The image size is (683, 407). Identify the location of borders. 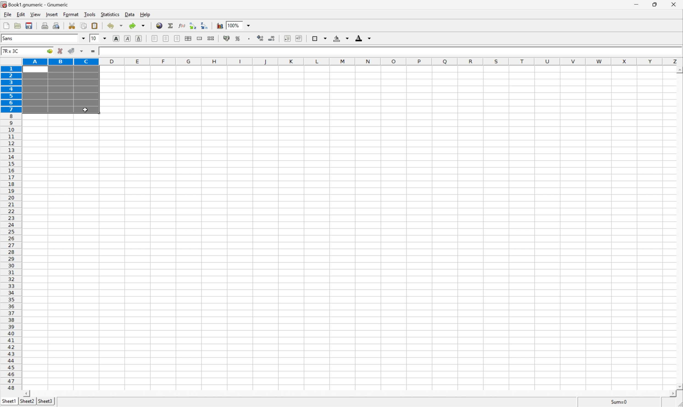
(319, 38).